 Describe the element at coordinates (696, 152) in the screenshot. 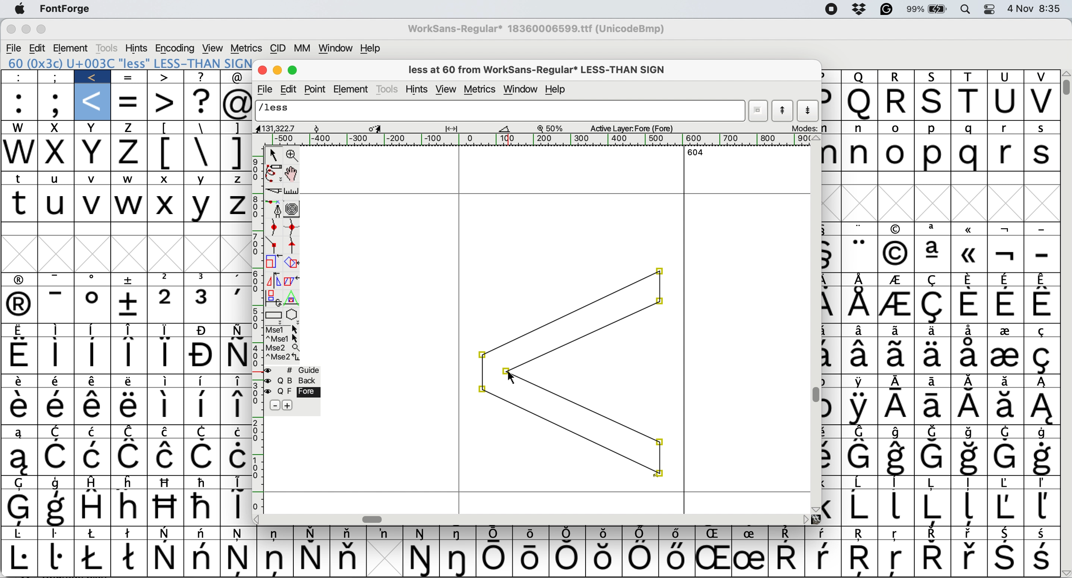

I see `604` at that location.